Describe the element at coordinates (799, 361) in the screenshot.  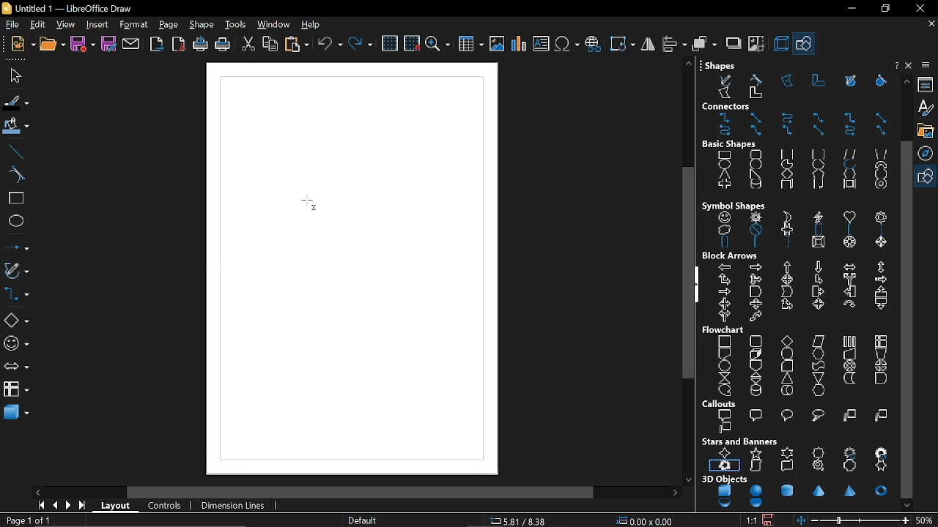
I see `flowchart` at that location.